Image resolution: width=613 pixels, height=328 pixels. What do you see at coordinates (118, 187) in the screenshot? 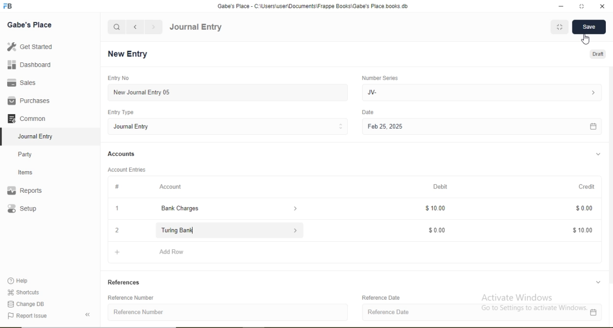
I see `#` at bounding box center [118, 187].